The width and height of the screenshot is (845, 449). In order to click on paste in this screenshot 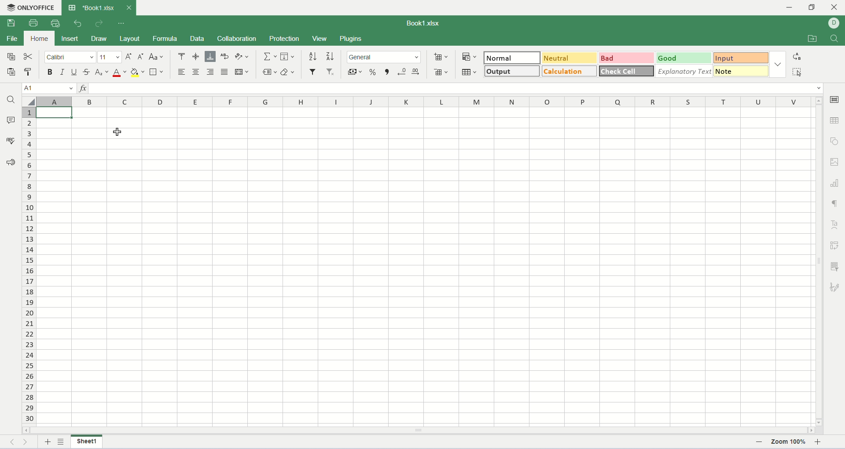, I will do `click(10, 72)`.